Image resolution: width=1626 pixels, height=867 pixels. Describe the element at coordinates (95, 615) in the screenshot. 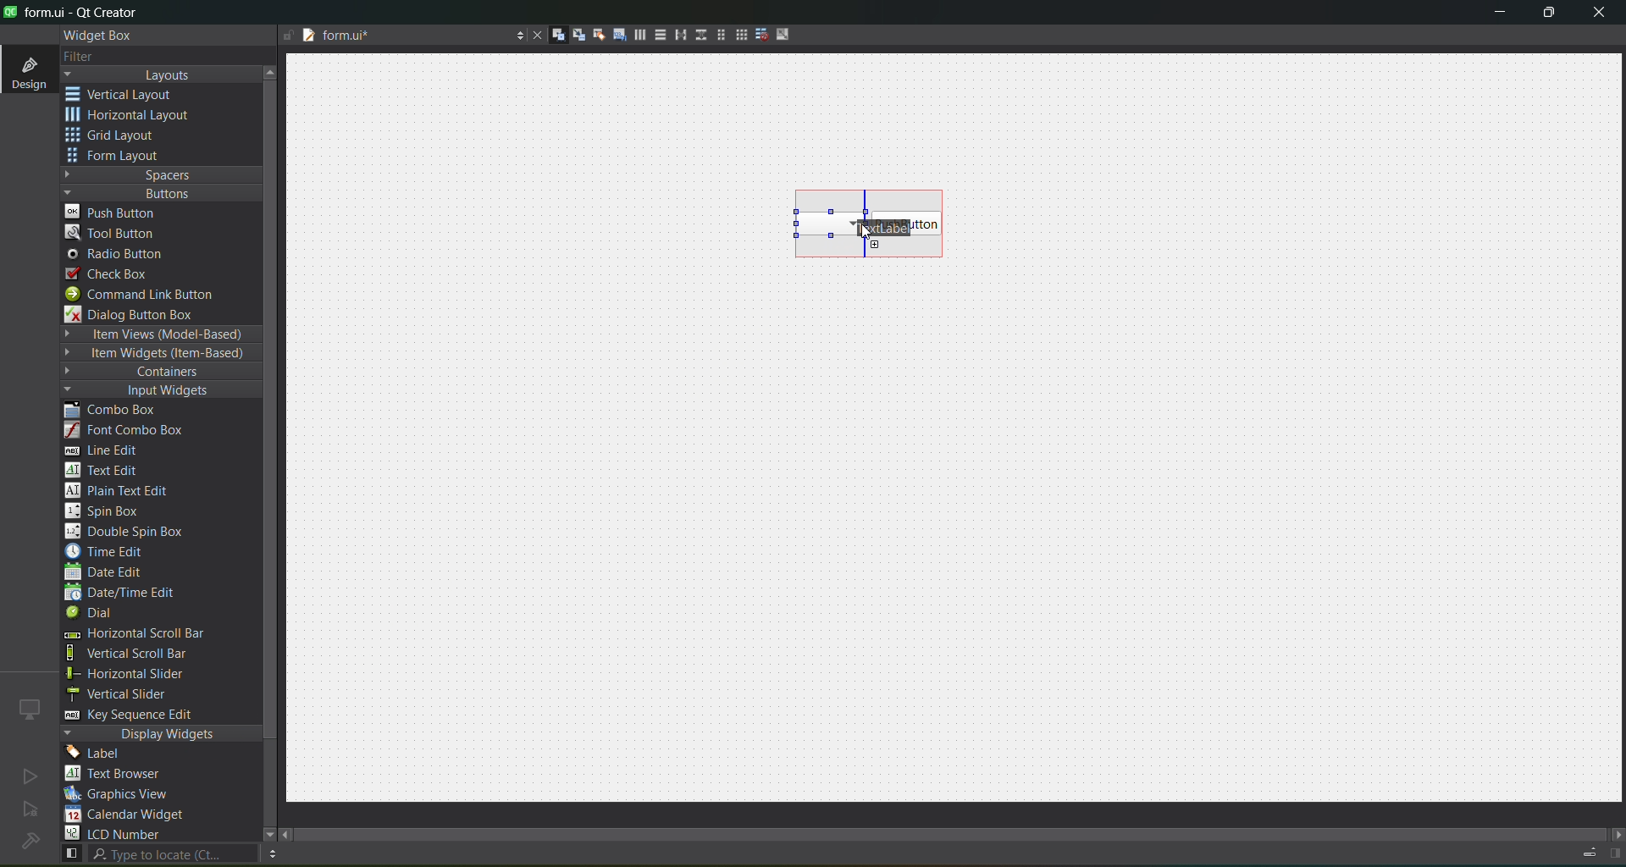

I see `dial` at that location.